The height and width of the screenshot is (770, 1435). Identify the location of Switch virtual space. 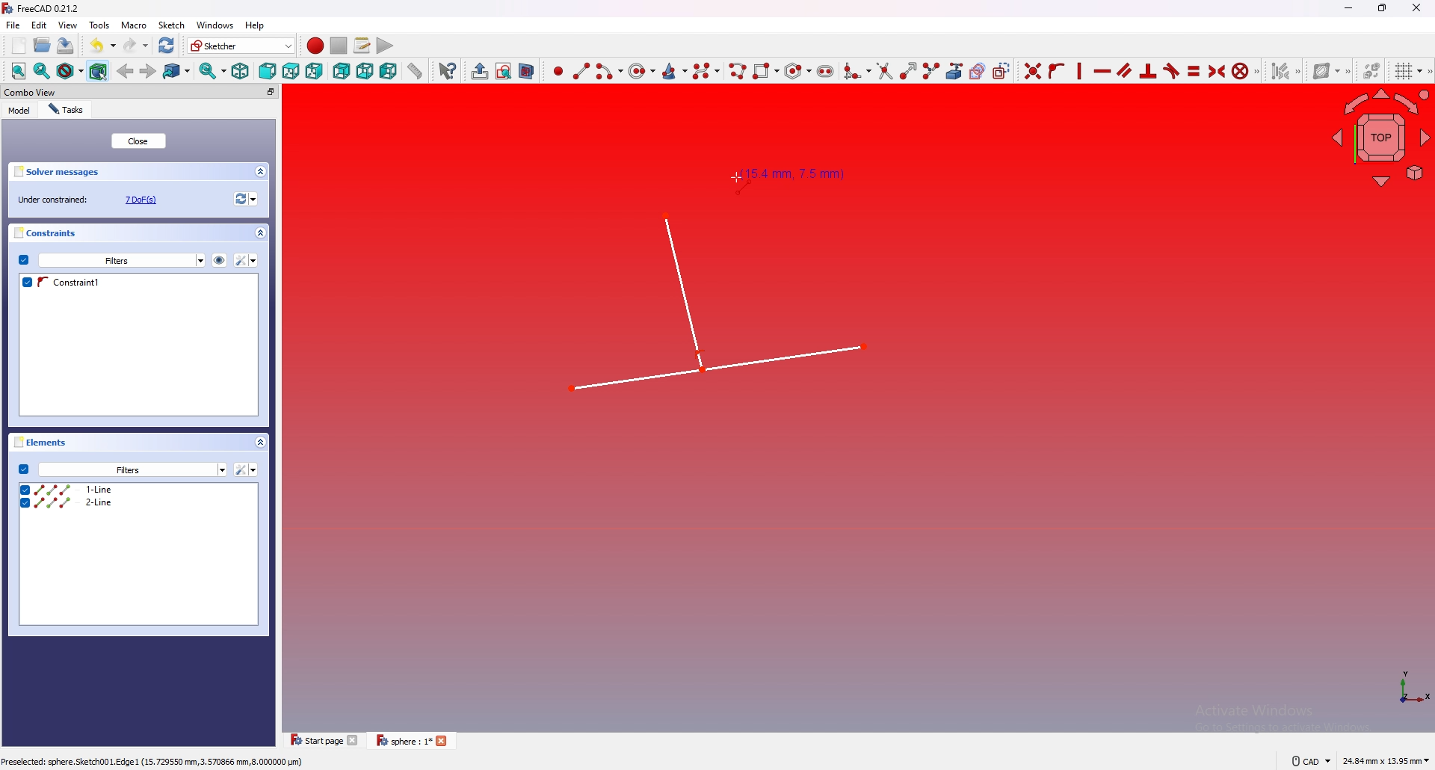
(1370, 71).